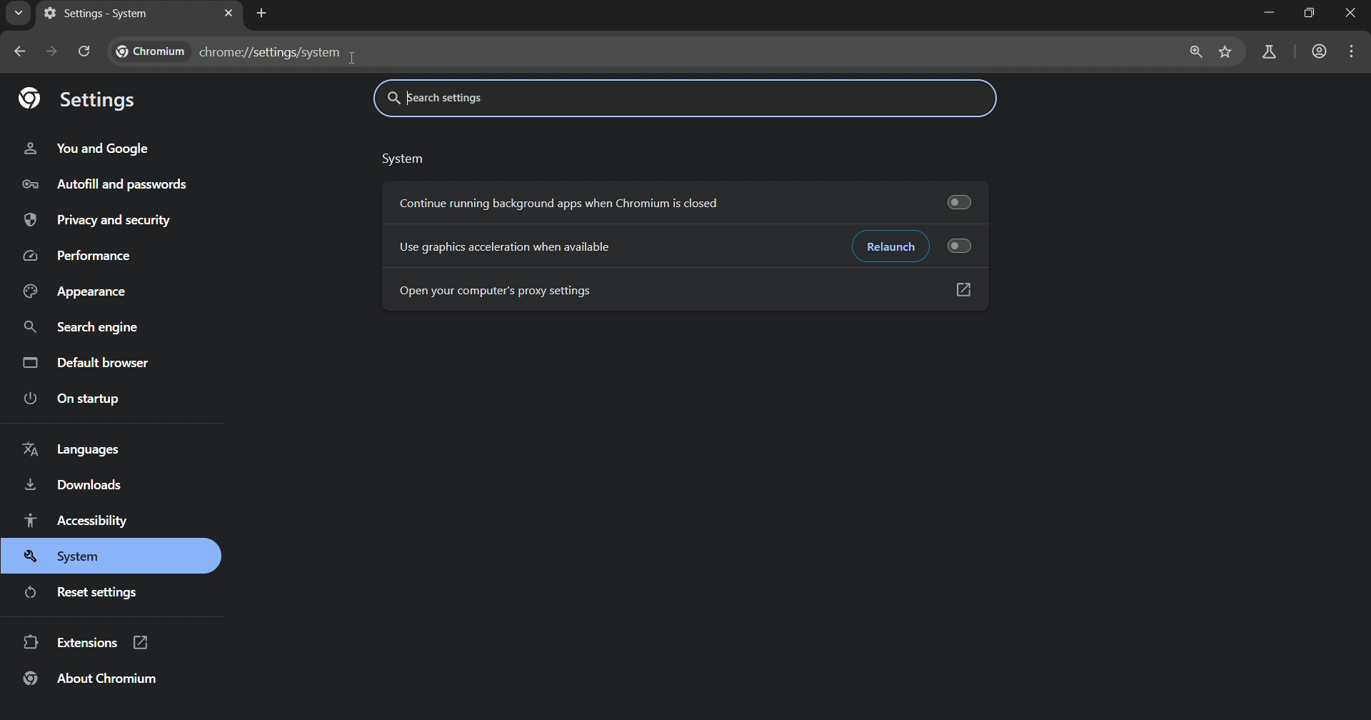 This screenshot has height=720, width=1371. What do you see at coordinates (1195, 53) in the screenshot?
I see `zoom` at bounding box center [1195, 53].